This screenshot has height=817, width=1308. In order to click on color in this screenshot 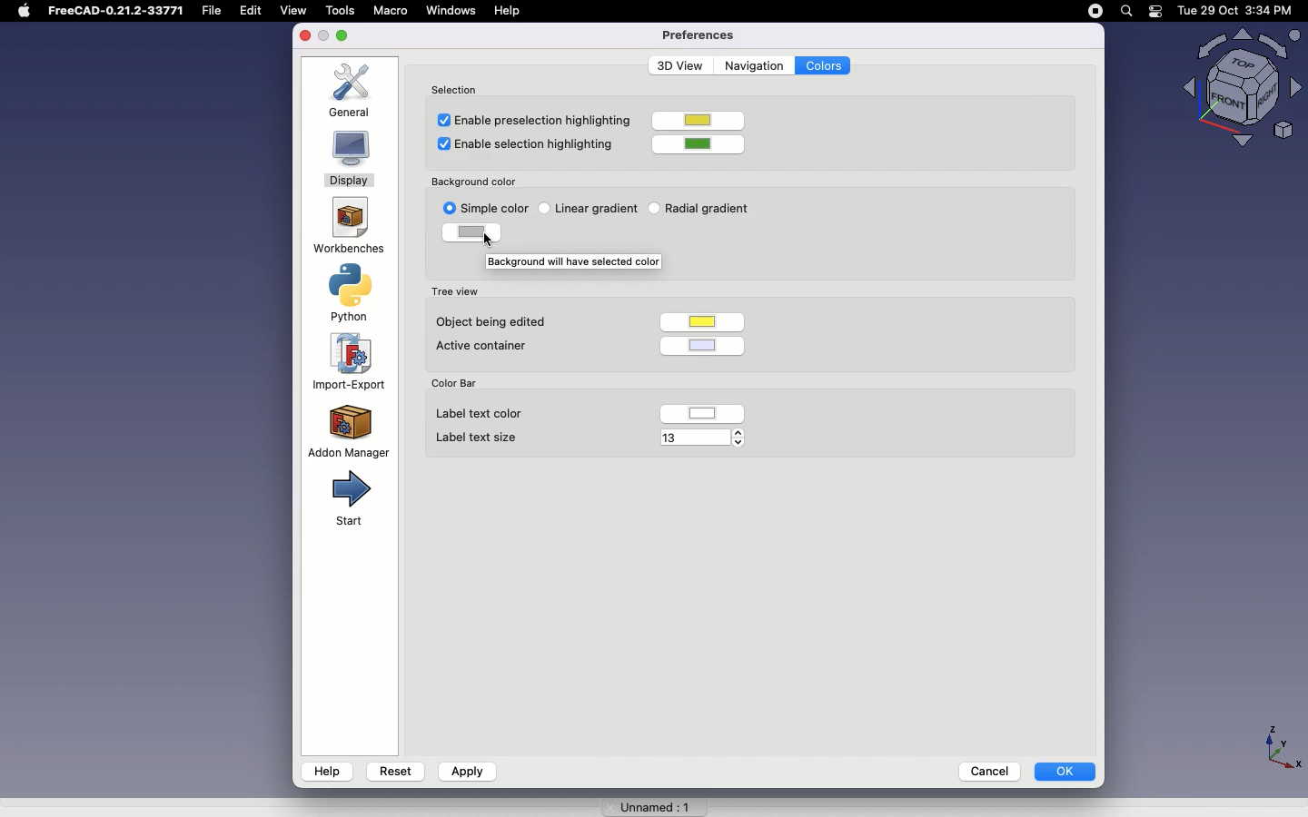, I will do `click(700, 122)`.